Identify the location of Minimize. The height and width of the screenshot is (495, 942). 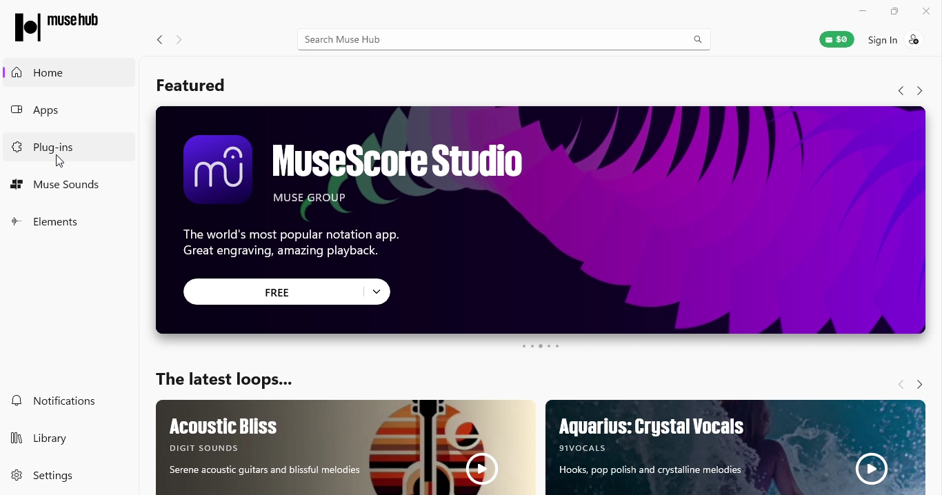
(861, 9).